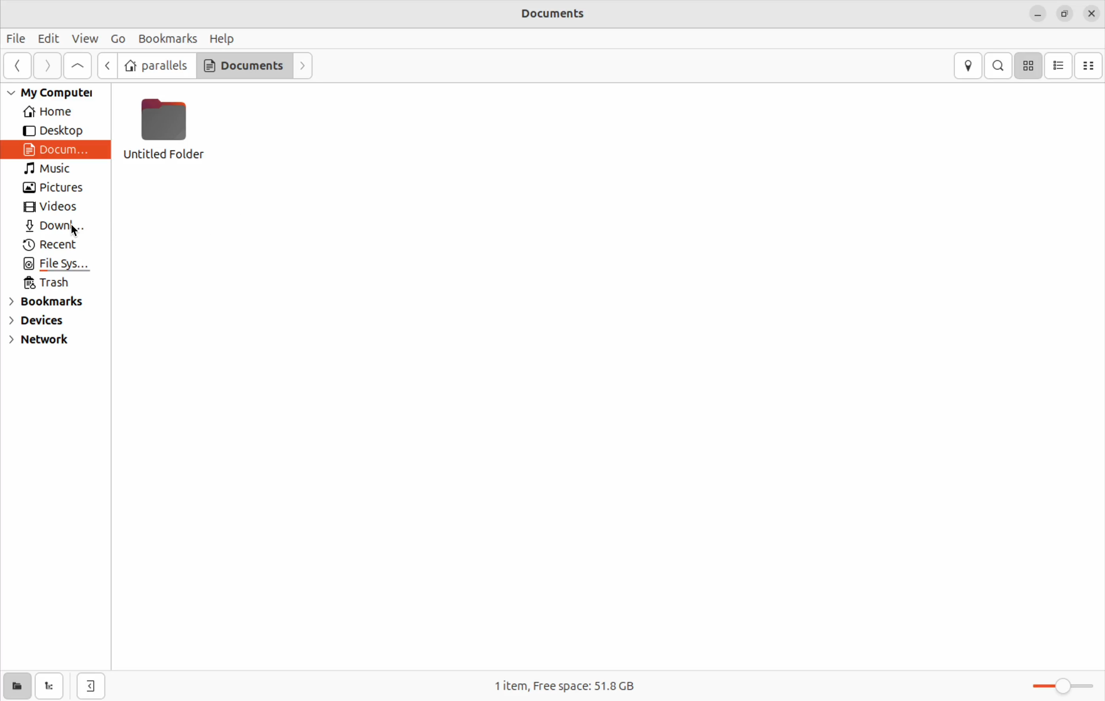 This screenshot has height=701, width=1105. Describe the element at coordinates (60, 189) in the screenshot. I see `pictures` at that location.